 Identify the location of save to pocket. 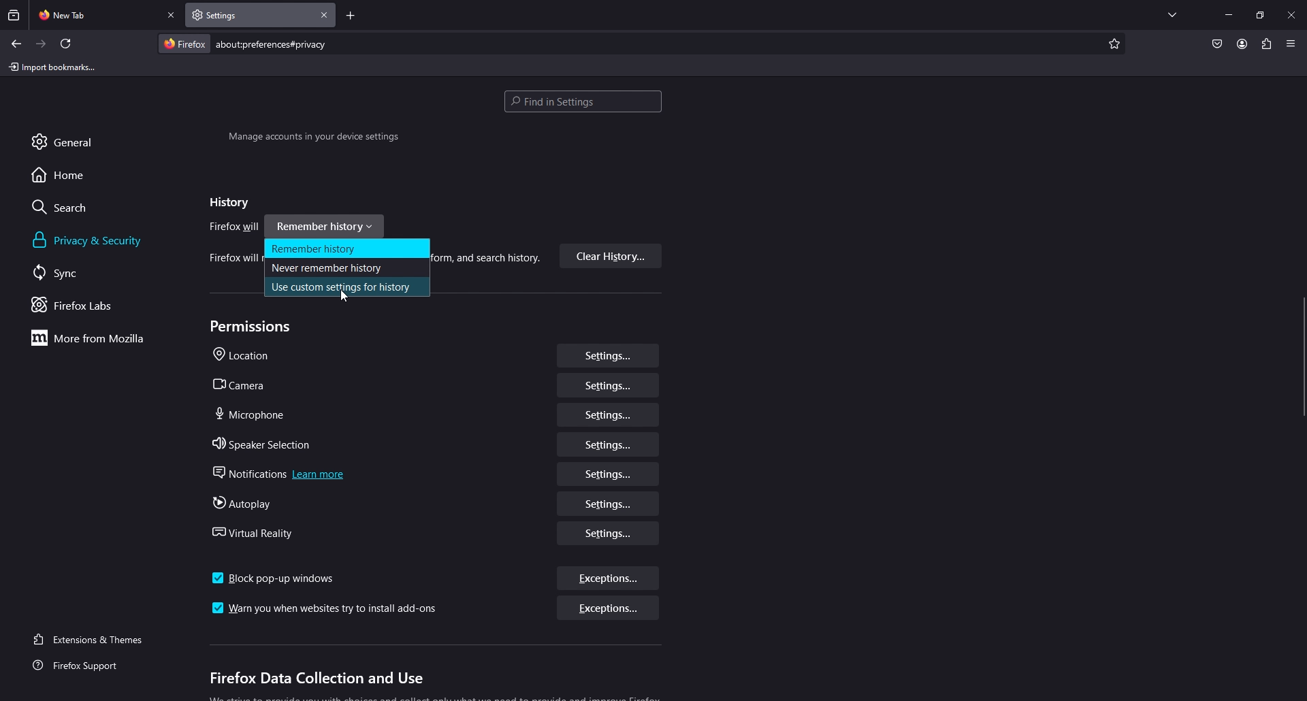
(1216, 45).